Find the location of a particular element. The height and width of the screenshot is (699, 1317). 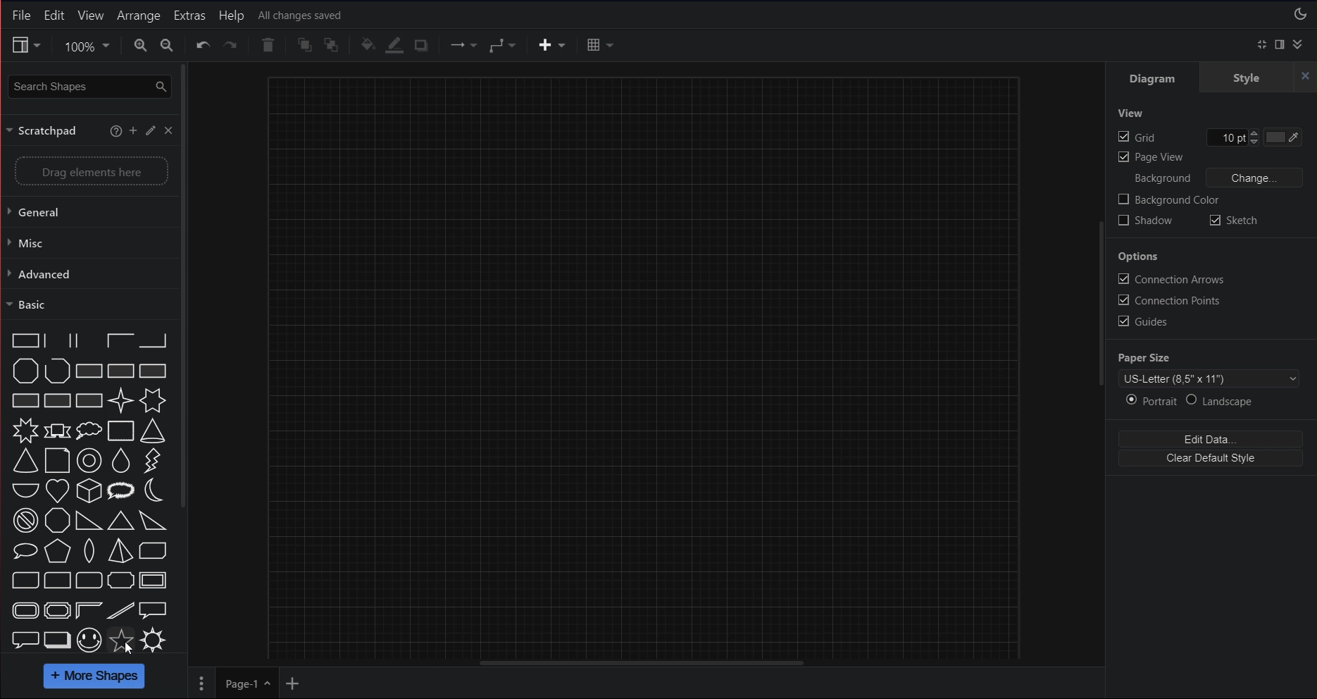

Page-1 is located at coordinates (248, 684).